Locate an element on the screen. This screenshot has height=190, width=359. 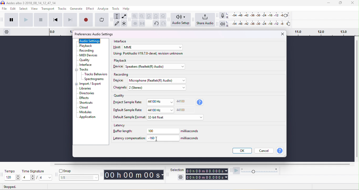
stop is located at coordinates (40, 19).